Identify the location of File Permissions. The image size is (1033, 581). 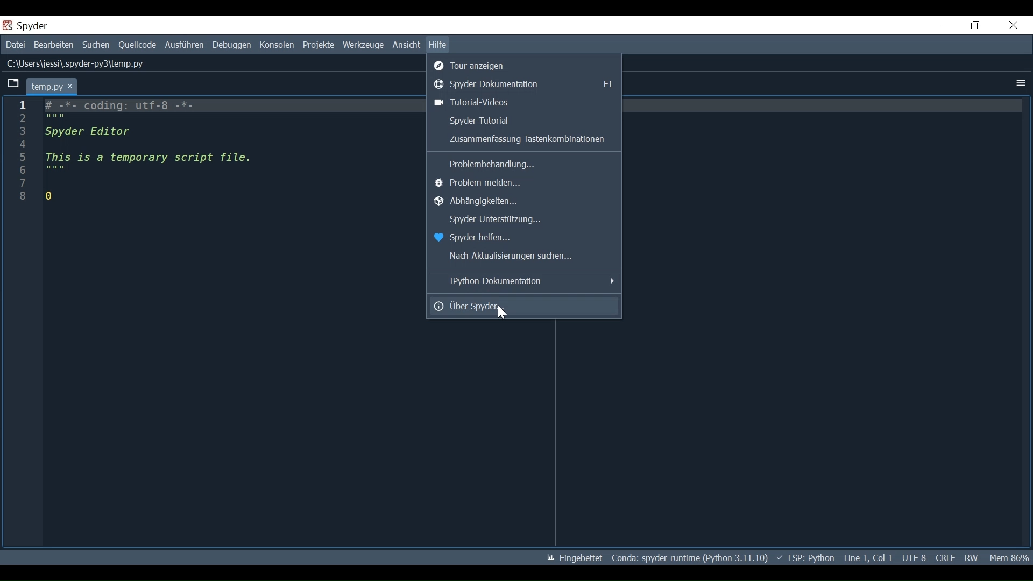
(972, 558).